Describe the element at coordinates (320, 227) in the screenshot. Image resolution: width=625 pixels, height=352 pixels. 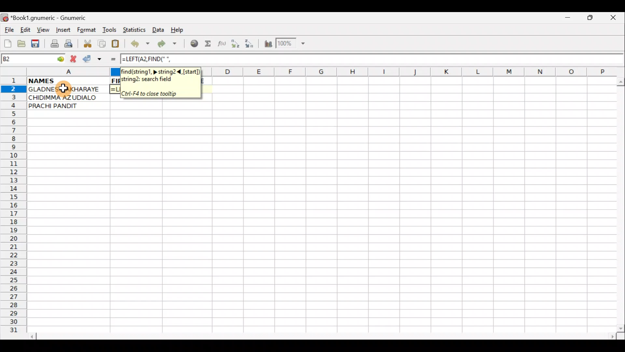
I see `Cells` at that location.